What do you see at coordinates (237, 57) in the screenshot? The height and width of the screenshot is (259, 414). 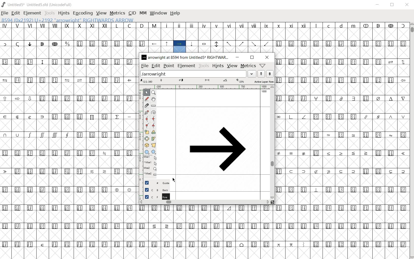 I see `minimize` at bounding box center [237, 57].